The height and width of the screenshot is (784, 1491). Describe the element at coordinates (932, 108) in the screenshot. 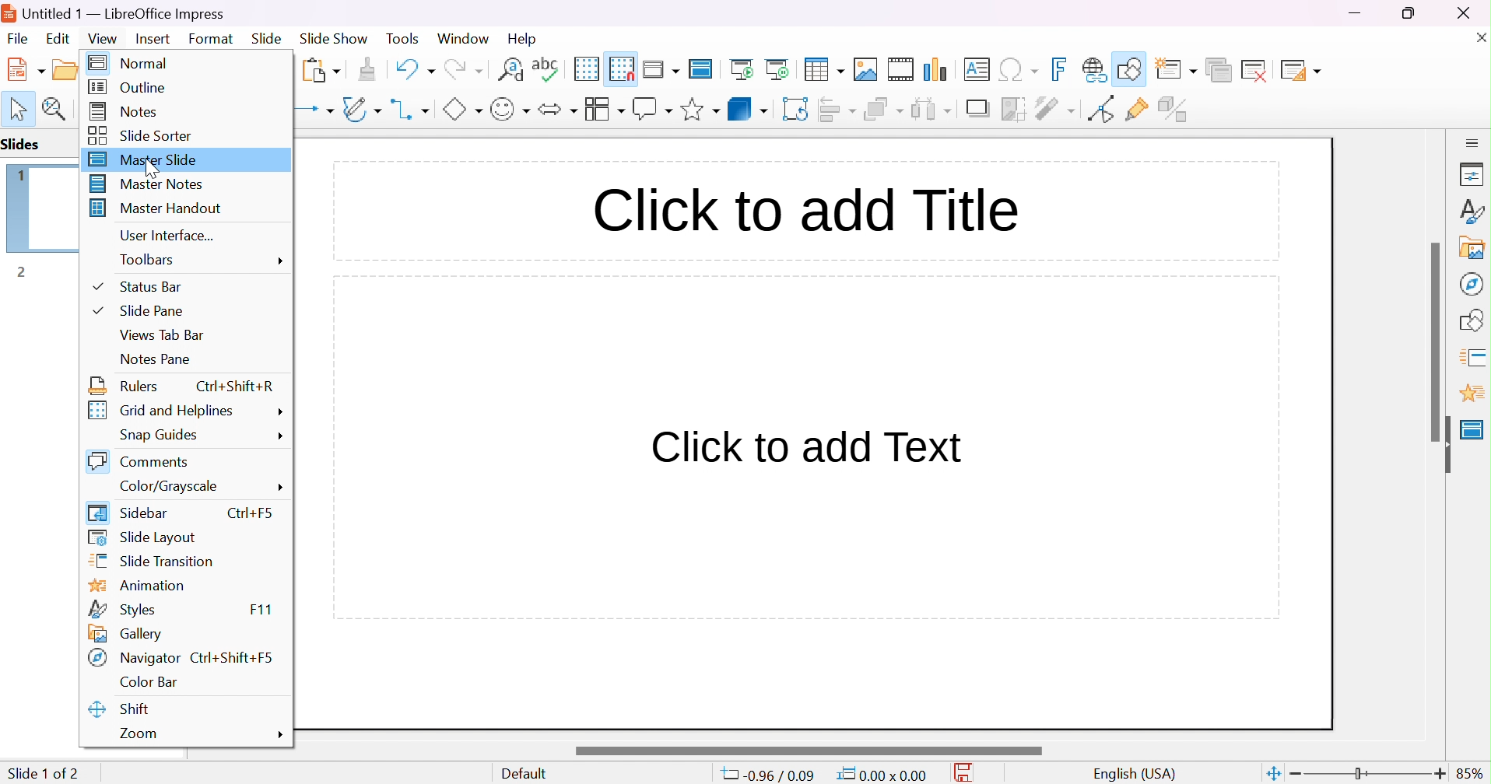

I see `select at least three objects to distribute` at that location.